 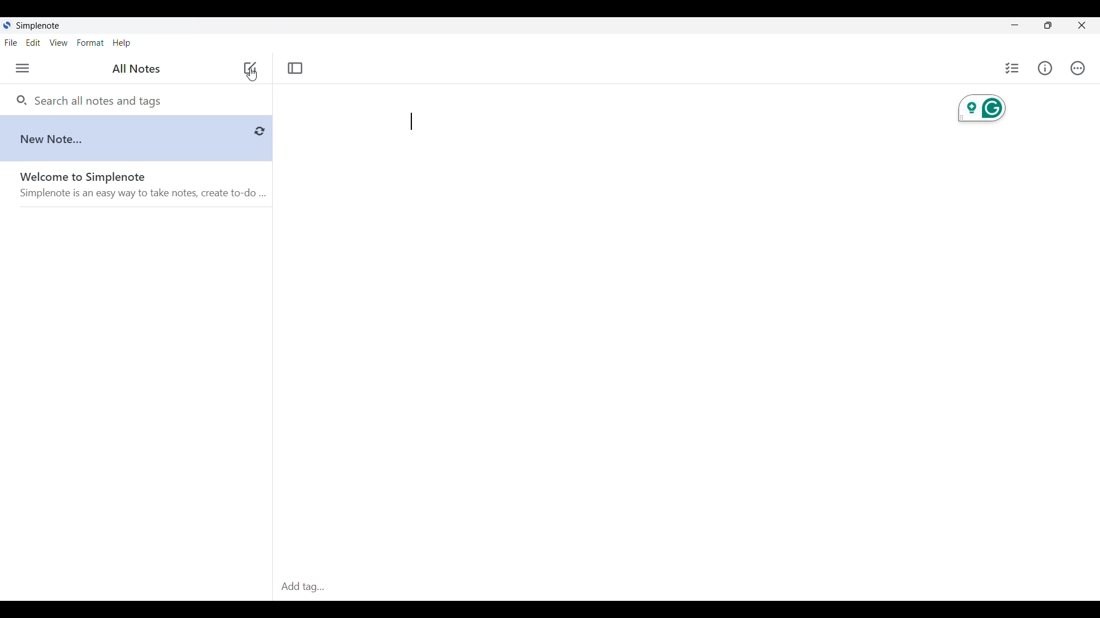 What do you see at coordinates (33, 42) in the screenshot?
I see `Edit` at bounding box center [33, 42].